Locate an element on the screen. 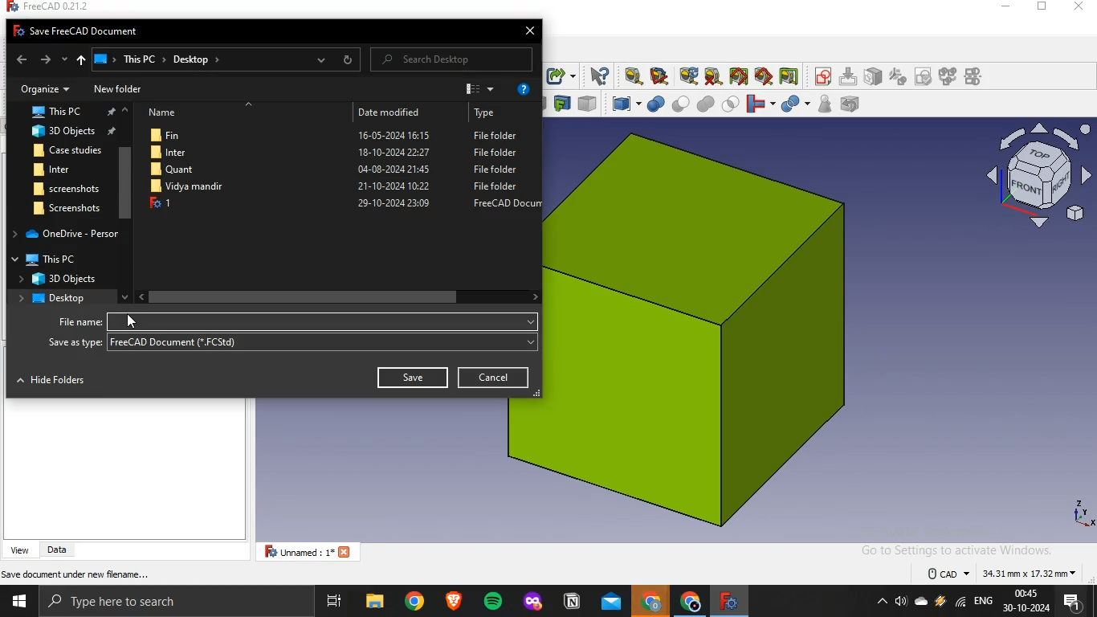  split objects is located at coordinates (794, 103).